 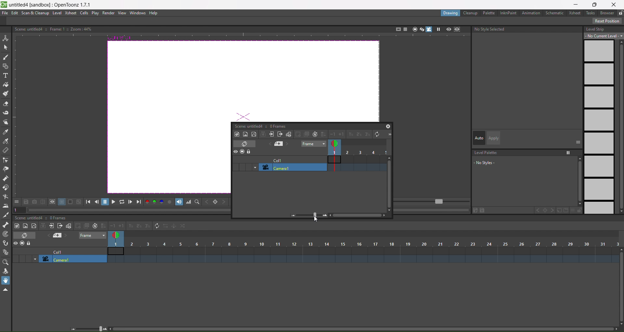 I want to click on edit, so click(x=15, y=13).